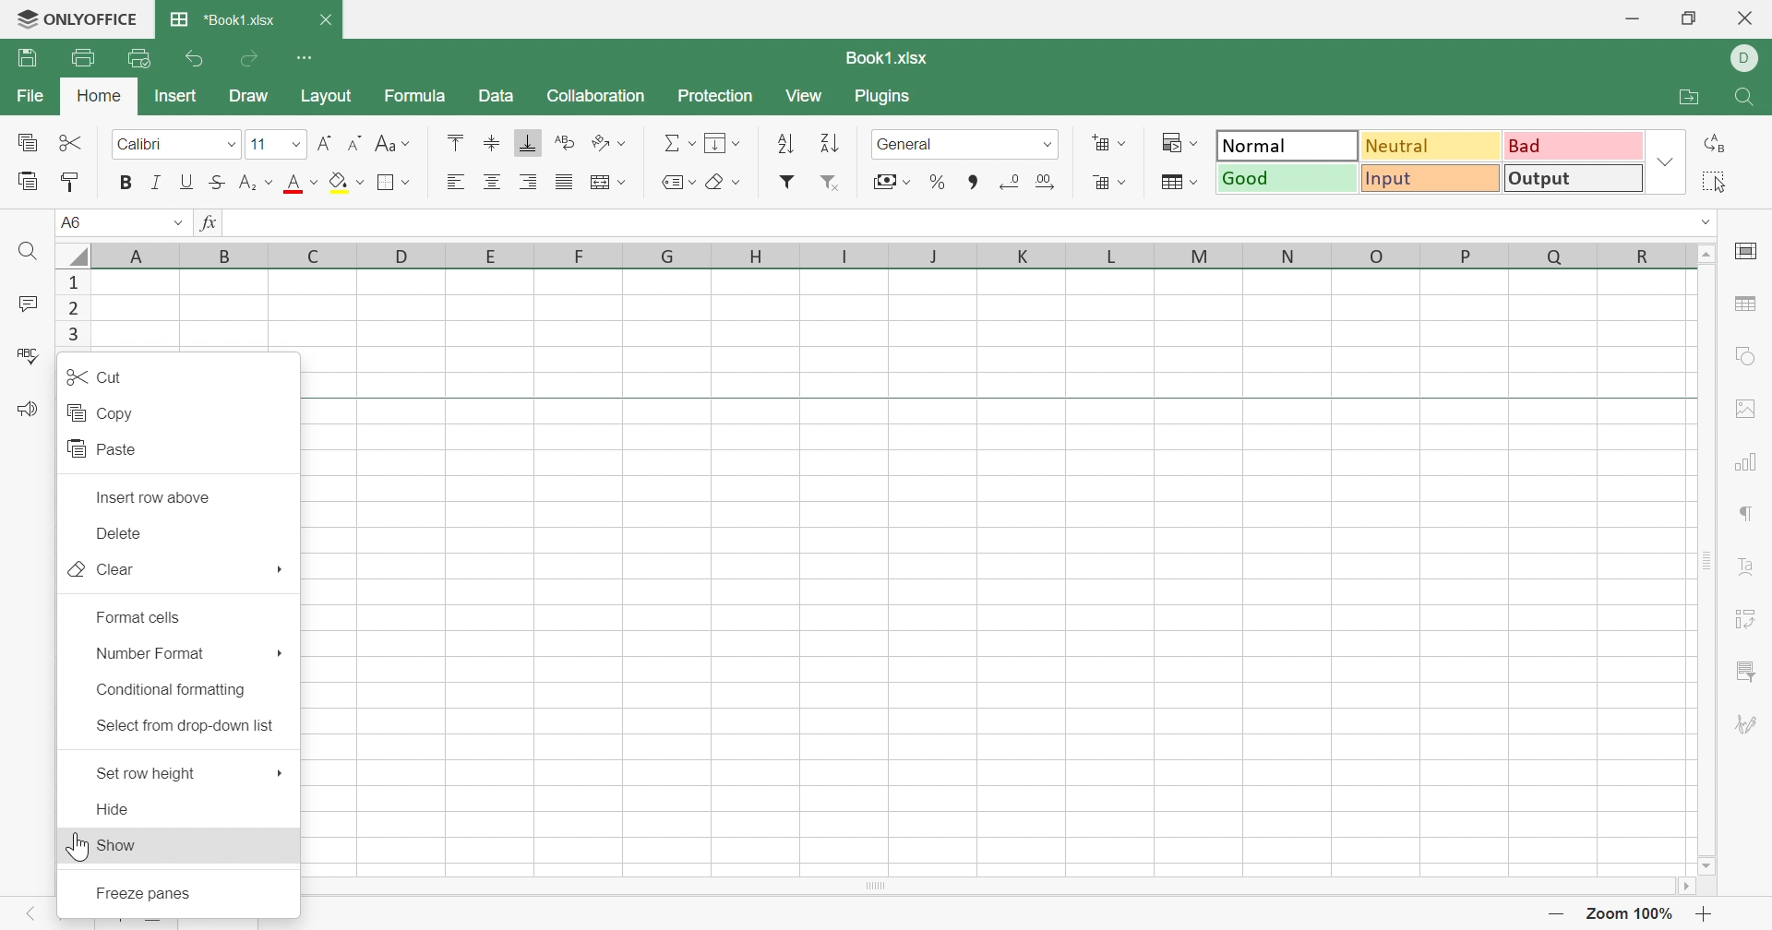 This screenshot has width=1772, height=930. Describe the element at coordinates (279, 774) in the screenshot. I see `More` at that location.